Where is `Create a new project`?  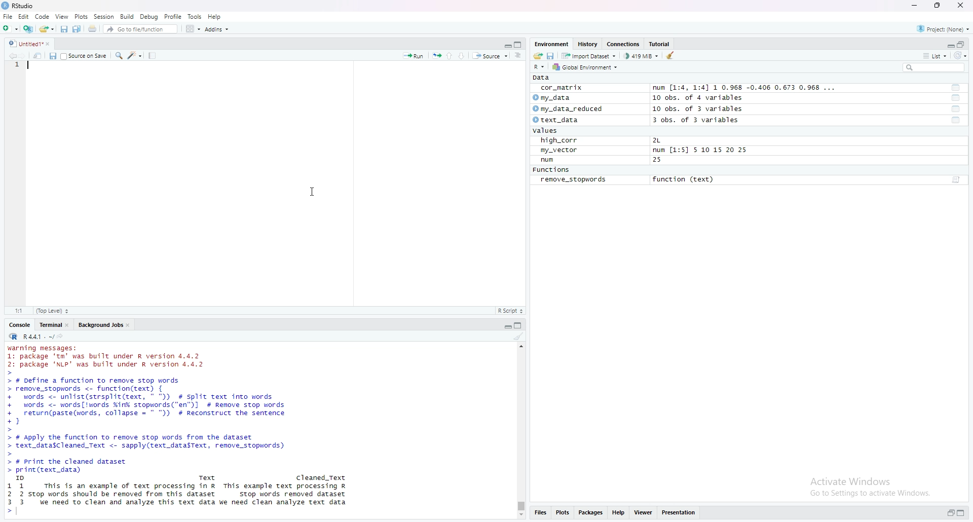 Create a new project is located at coordinates (27, 29).